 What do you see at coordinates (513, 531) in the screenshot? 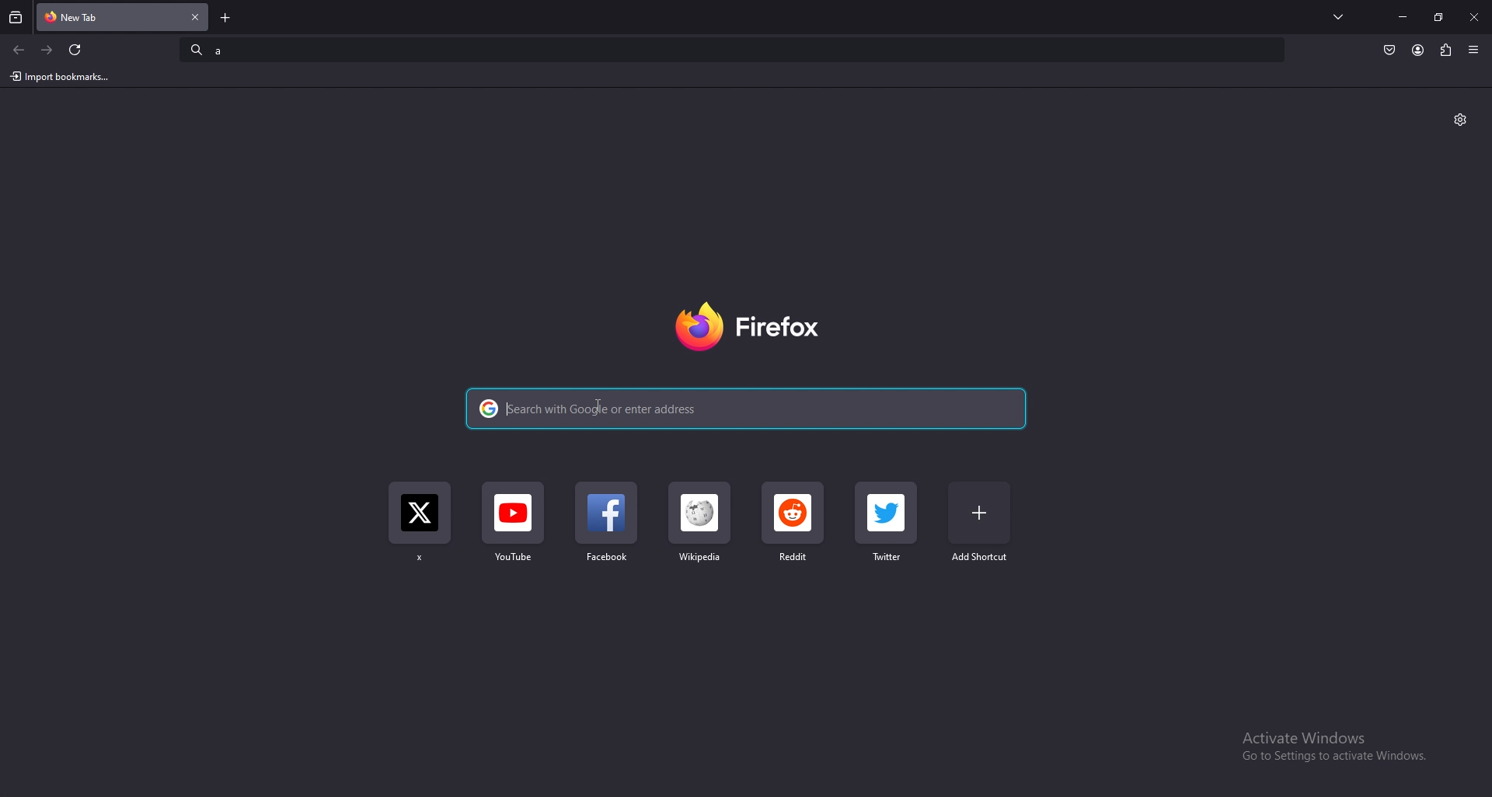
I see `youtube` at bounding box center [513, 531].